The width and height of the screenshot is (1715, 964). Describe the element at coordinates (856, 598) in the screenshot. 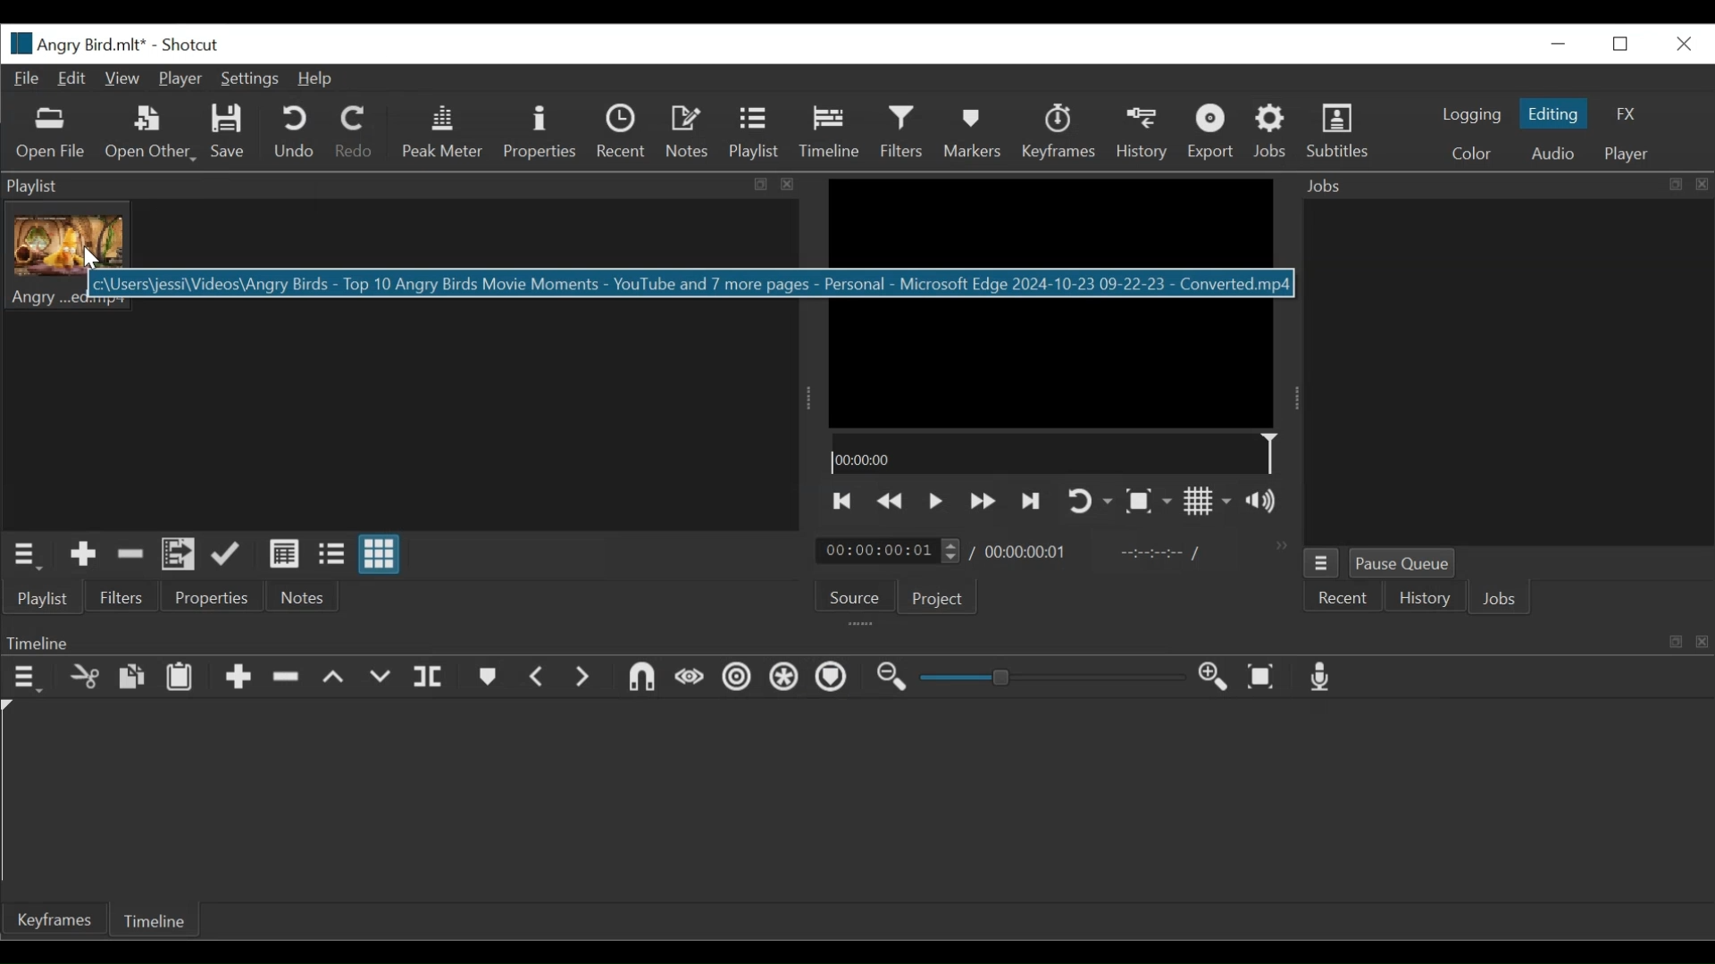

I see `Source` at that location.